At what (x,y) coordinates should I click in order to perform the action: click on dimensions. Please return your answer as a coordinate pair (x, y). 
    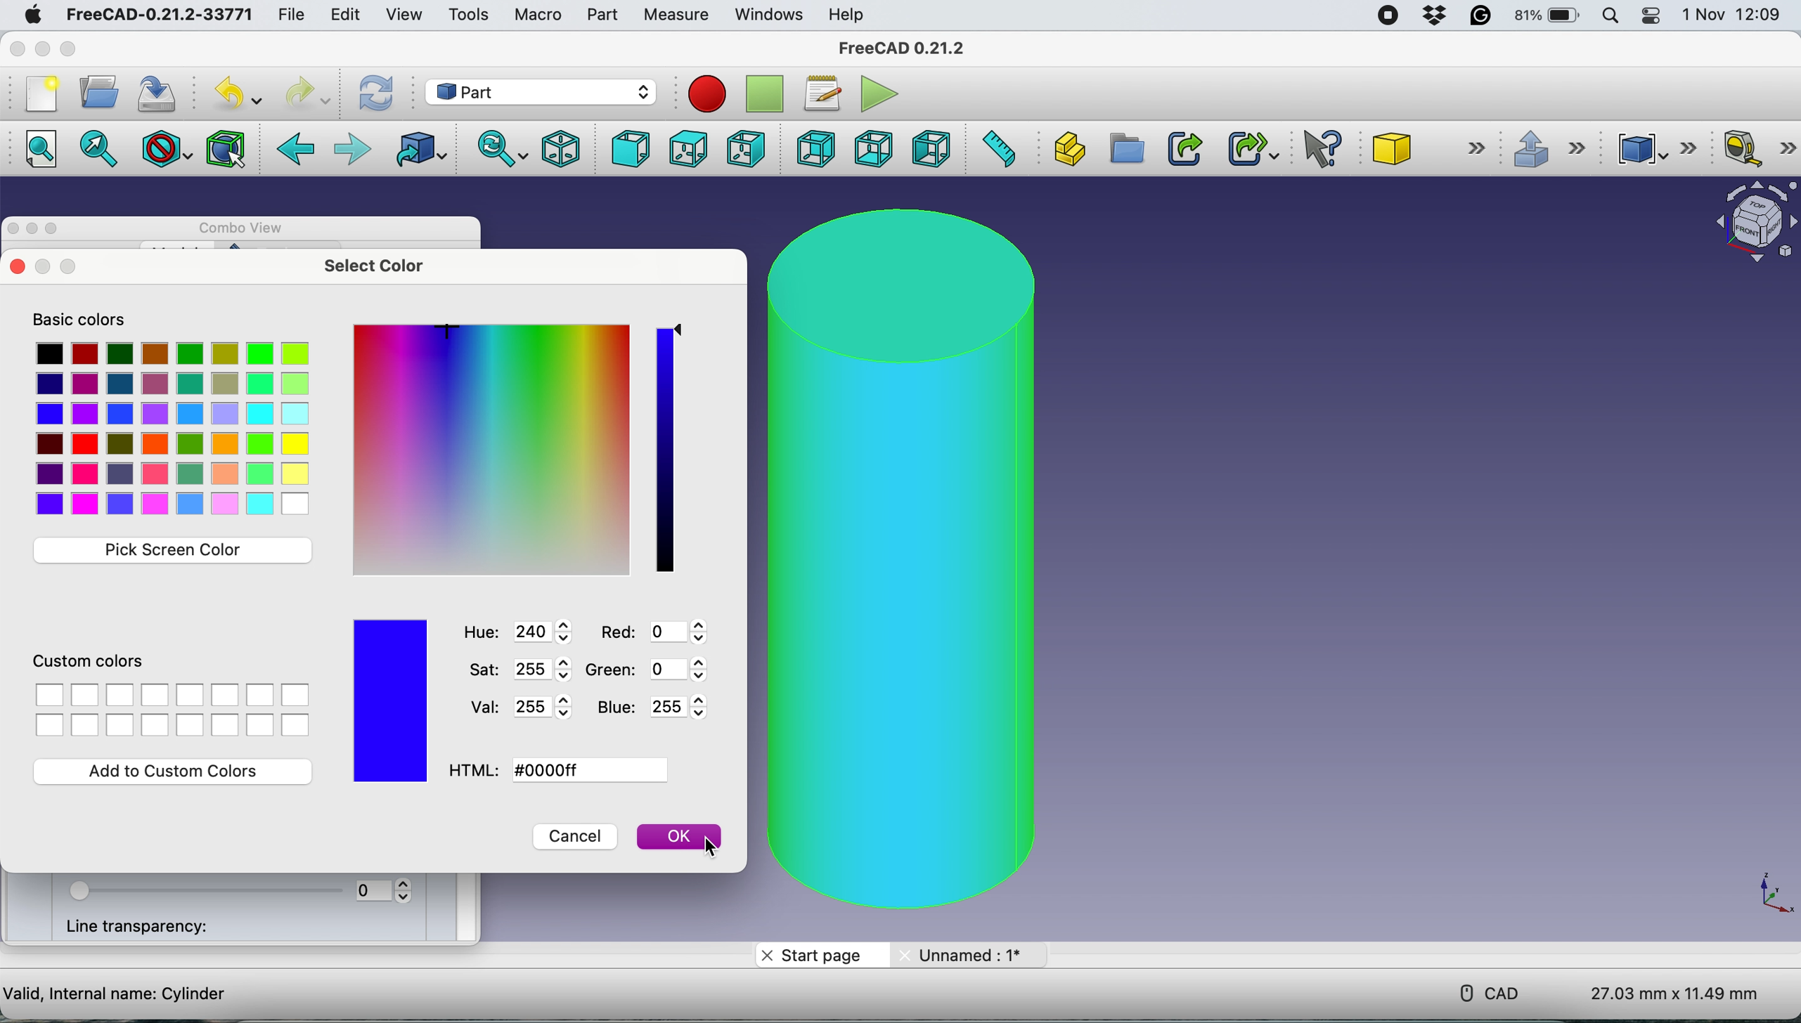
    Looking at the image, I should click on (1666, 993).